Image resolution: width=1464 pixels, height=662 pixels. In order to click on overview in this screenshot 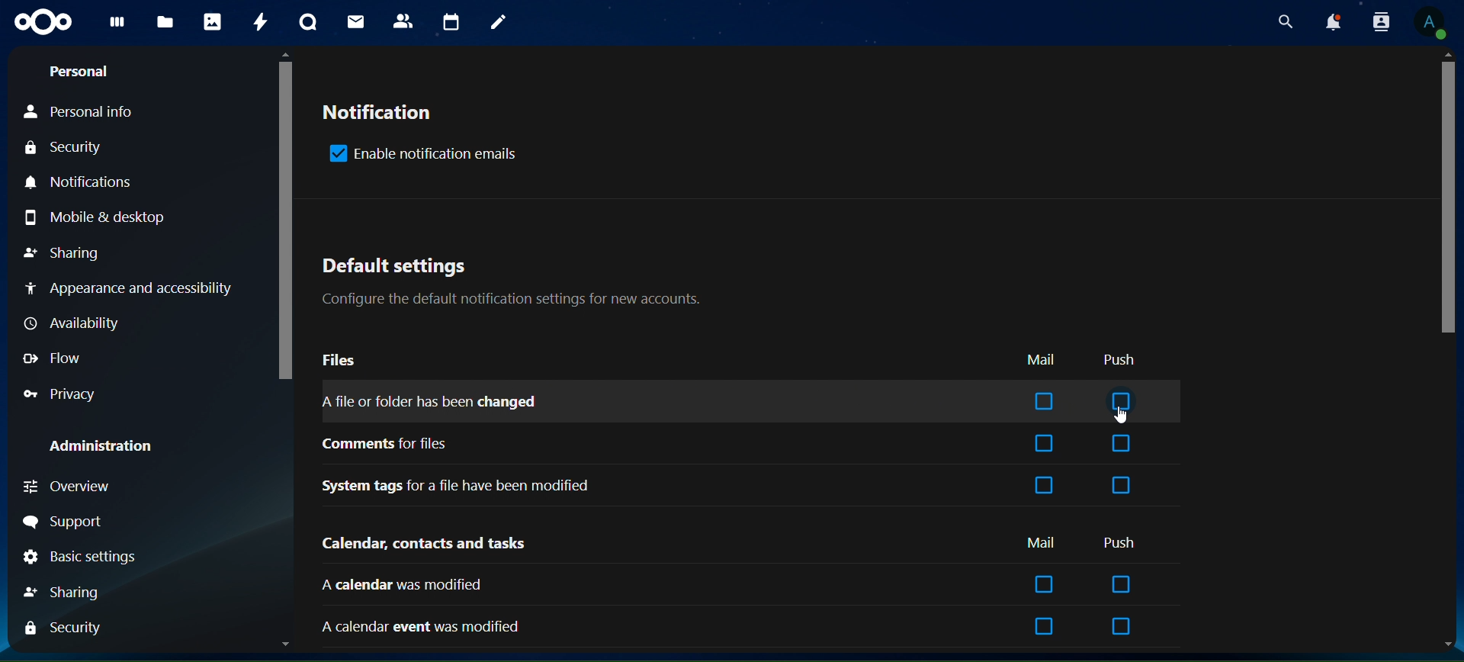, I will do `click(88, 485)`.